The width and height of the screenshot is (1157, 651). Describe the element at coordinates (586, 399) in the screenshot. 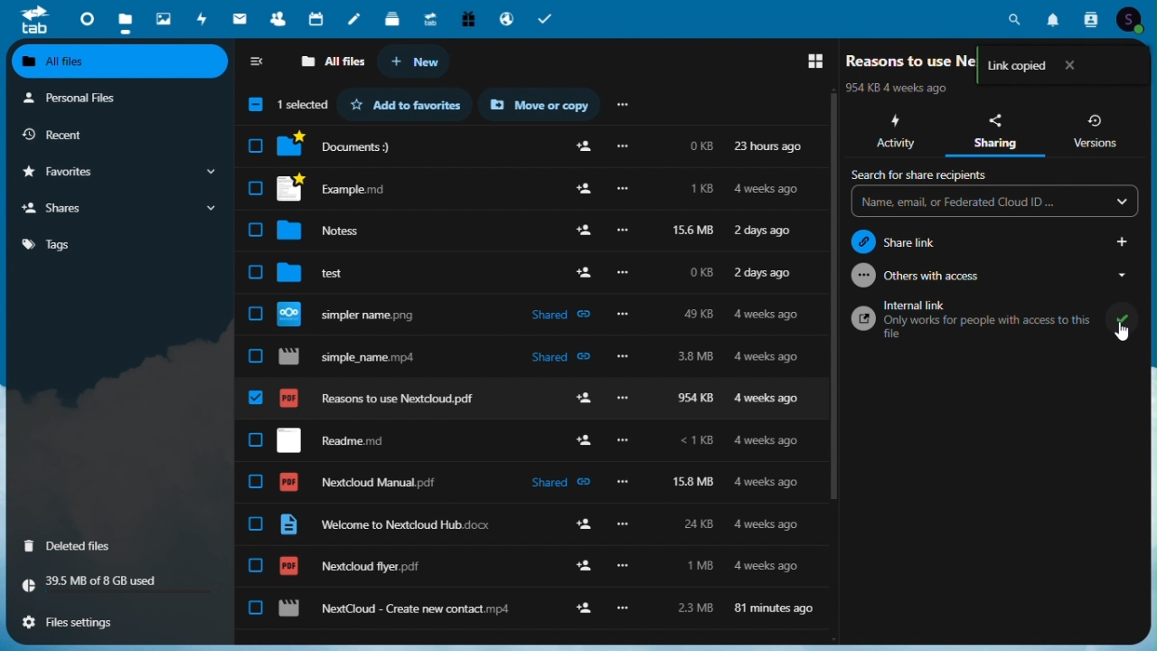

I see ` add user` at that location.